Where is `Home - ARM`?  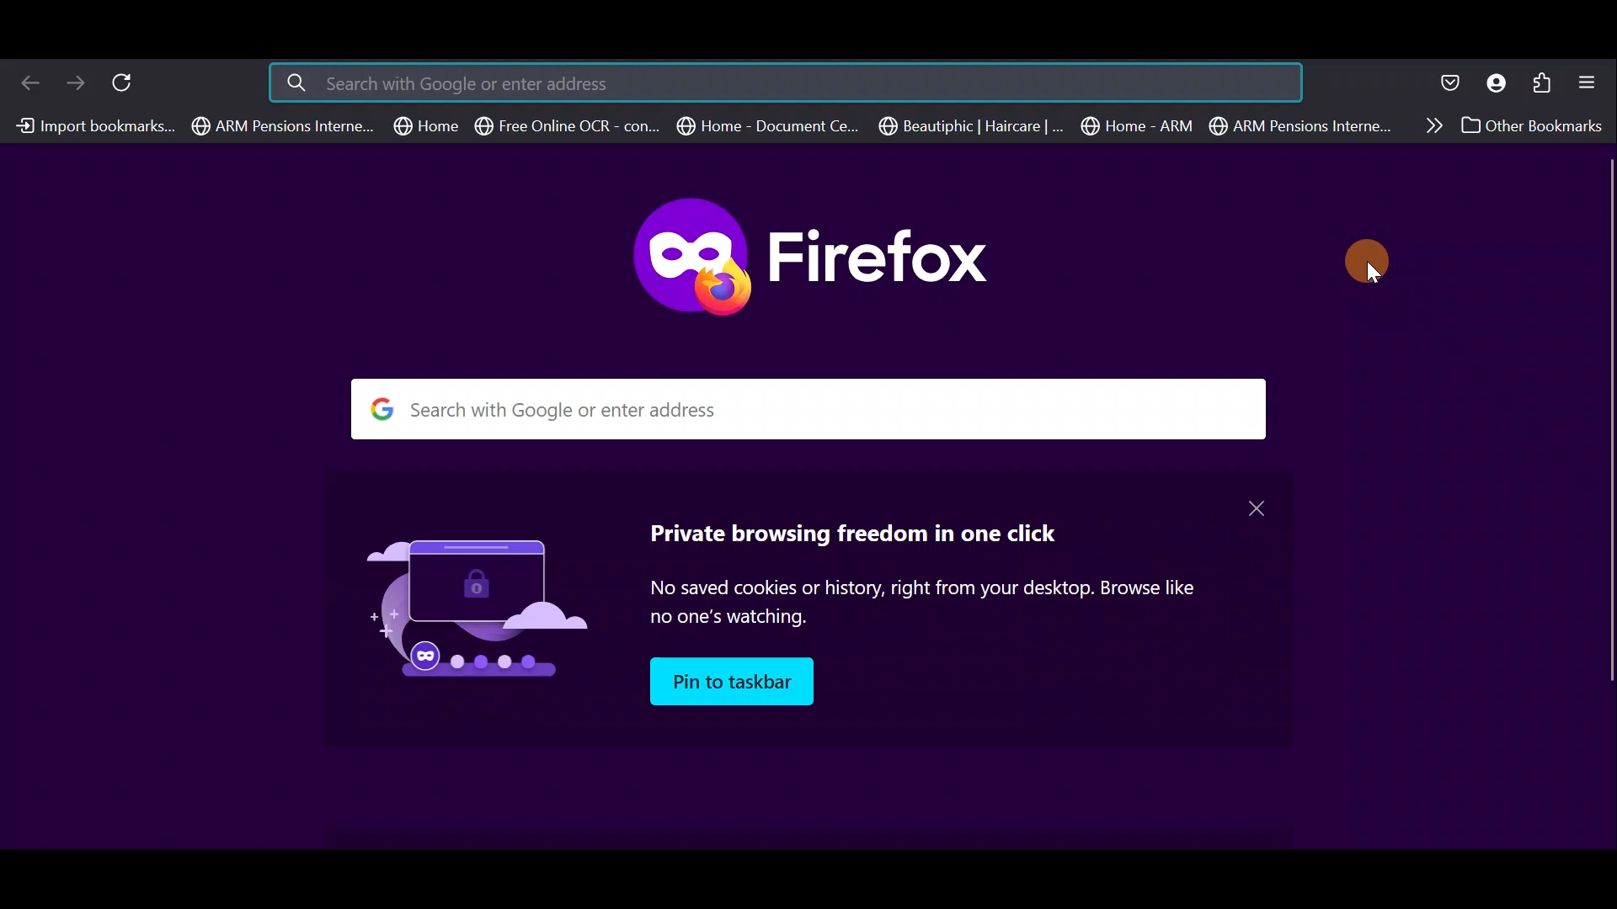 Home - ARM is located at coordinates (1140, 126).